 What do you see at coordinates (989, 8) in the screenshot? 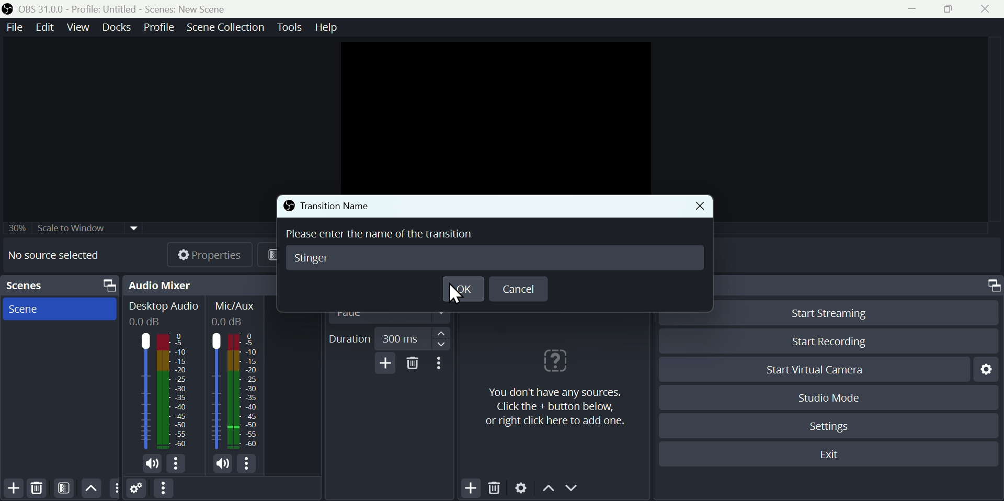
I see `Close` at bounding box center [989, 8].